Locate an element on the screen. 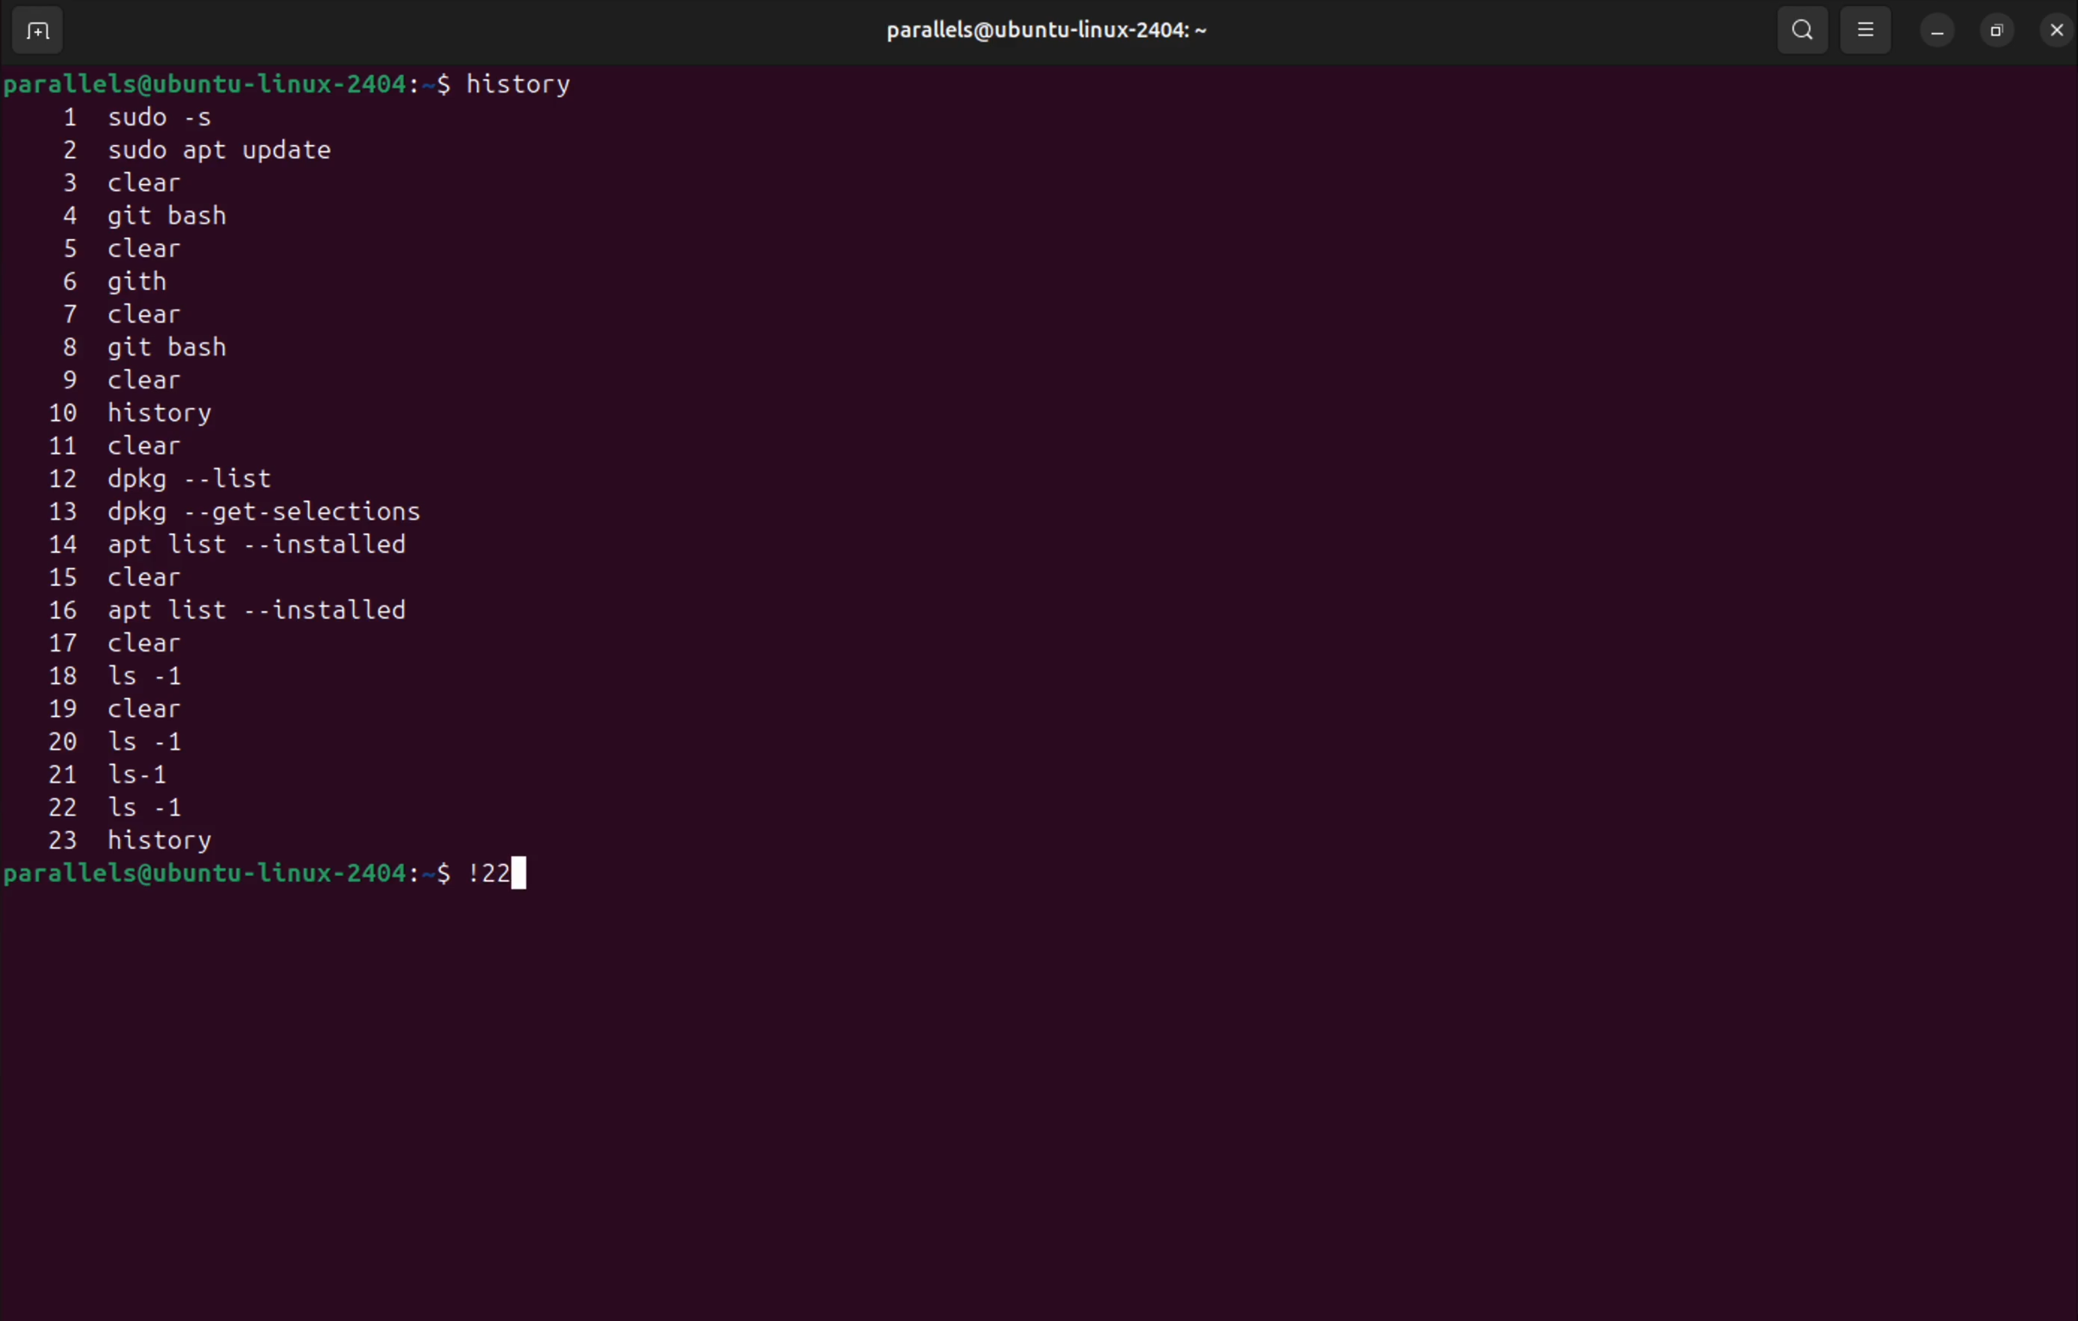 The width and height of the screenshot is (2078, 1321). 22 ls -1 is located at coordinates (150, 809).